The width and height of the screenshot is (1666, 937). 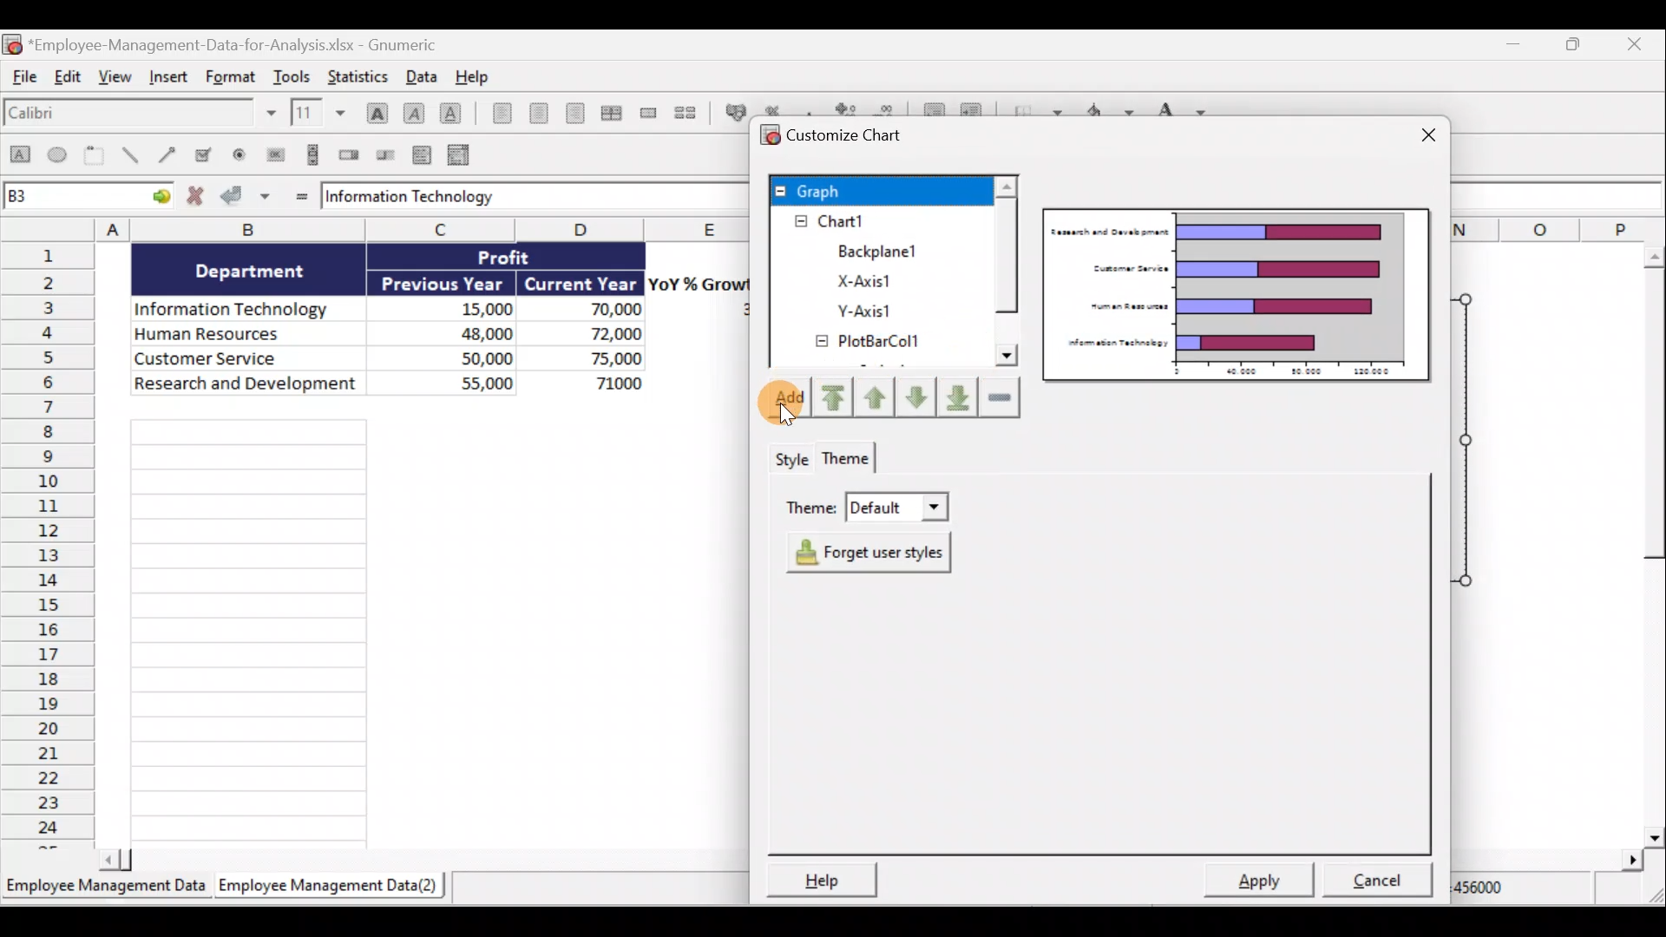 I want to click on Merge a range of cells, so click(x=648, y=113).